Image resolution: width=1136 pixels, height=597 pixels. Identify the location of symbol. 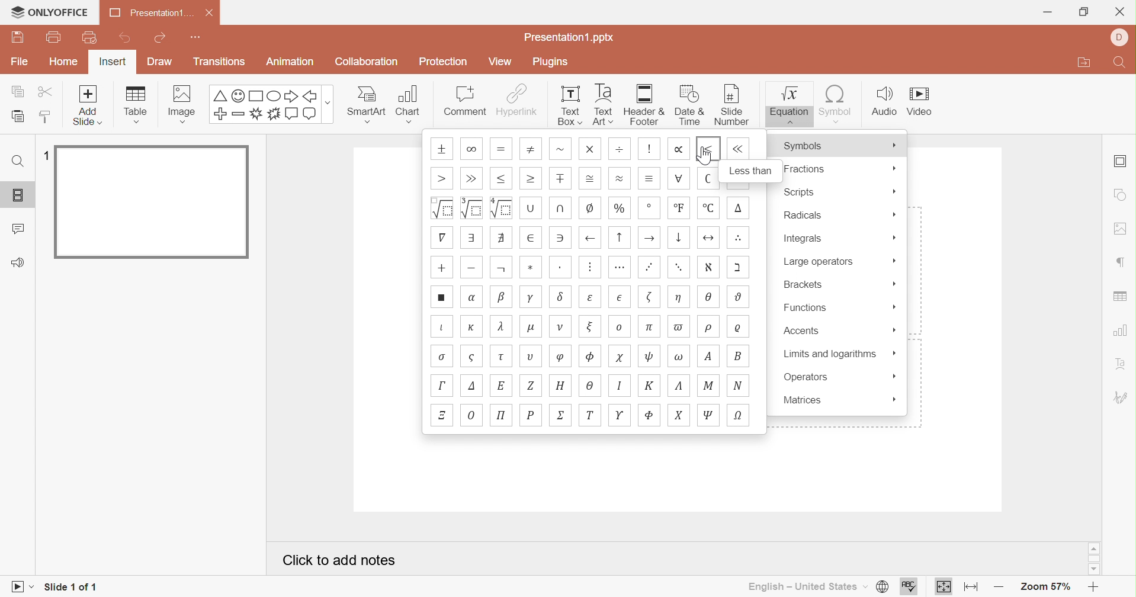
(739, 149).